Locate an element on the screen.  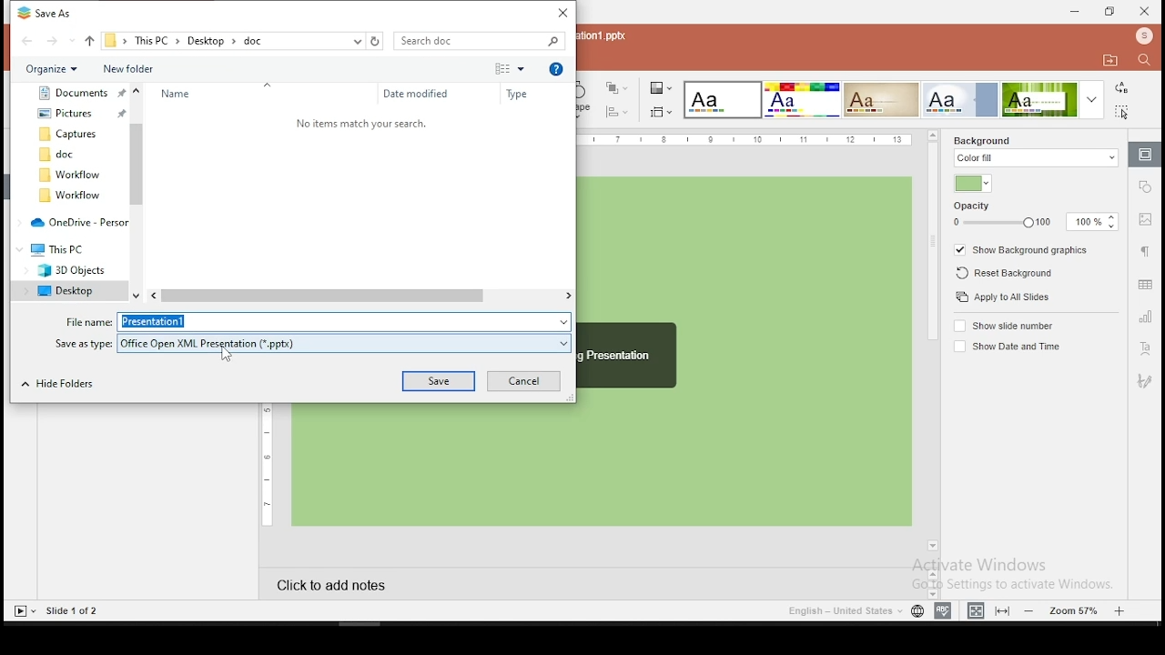
opacity slider is located at coordinates (1000, 223).